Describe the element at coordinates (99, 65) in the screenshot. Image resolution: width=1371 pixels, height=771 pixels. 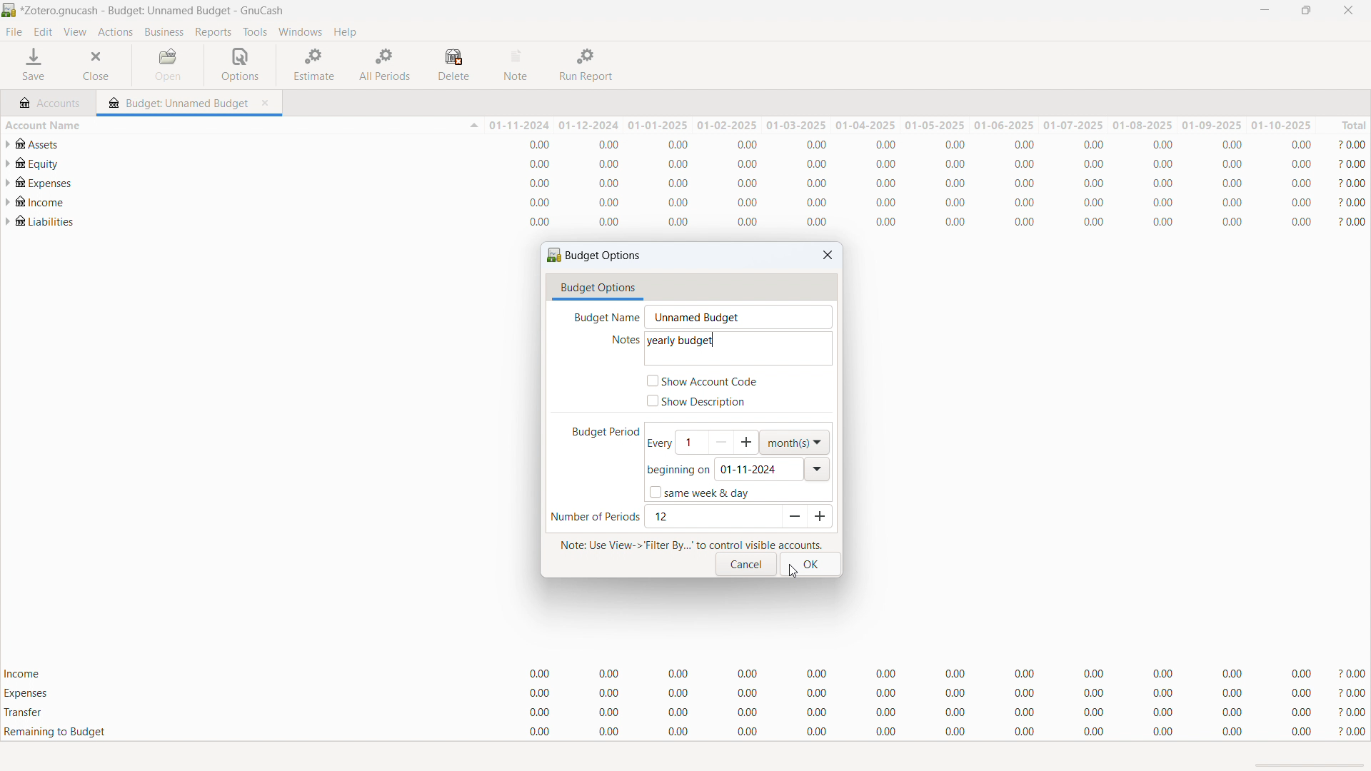
I see `close` at that location.